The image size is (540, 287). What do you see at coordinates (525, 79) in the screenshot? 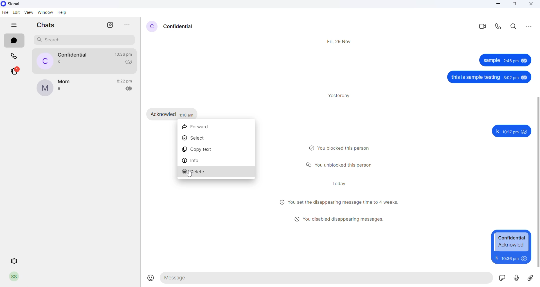
I see `seen` at bounding box center [525, 79].